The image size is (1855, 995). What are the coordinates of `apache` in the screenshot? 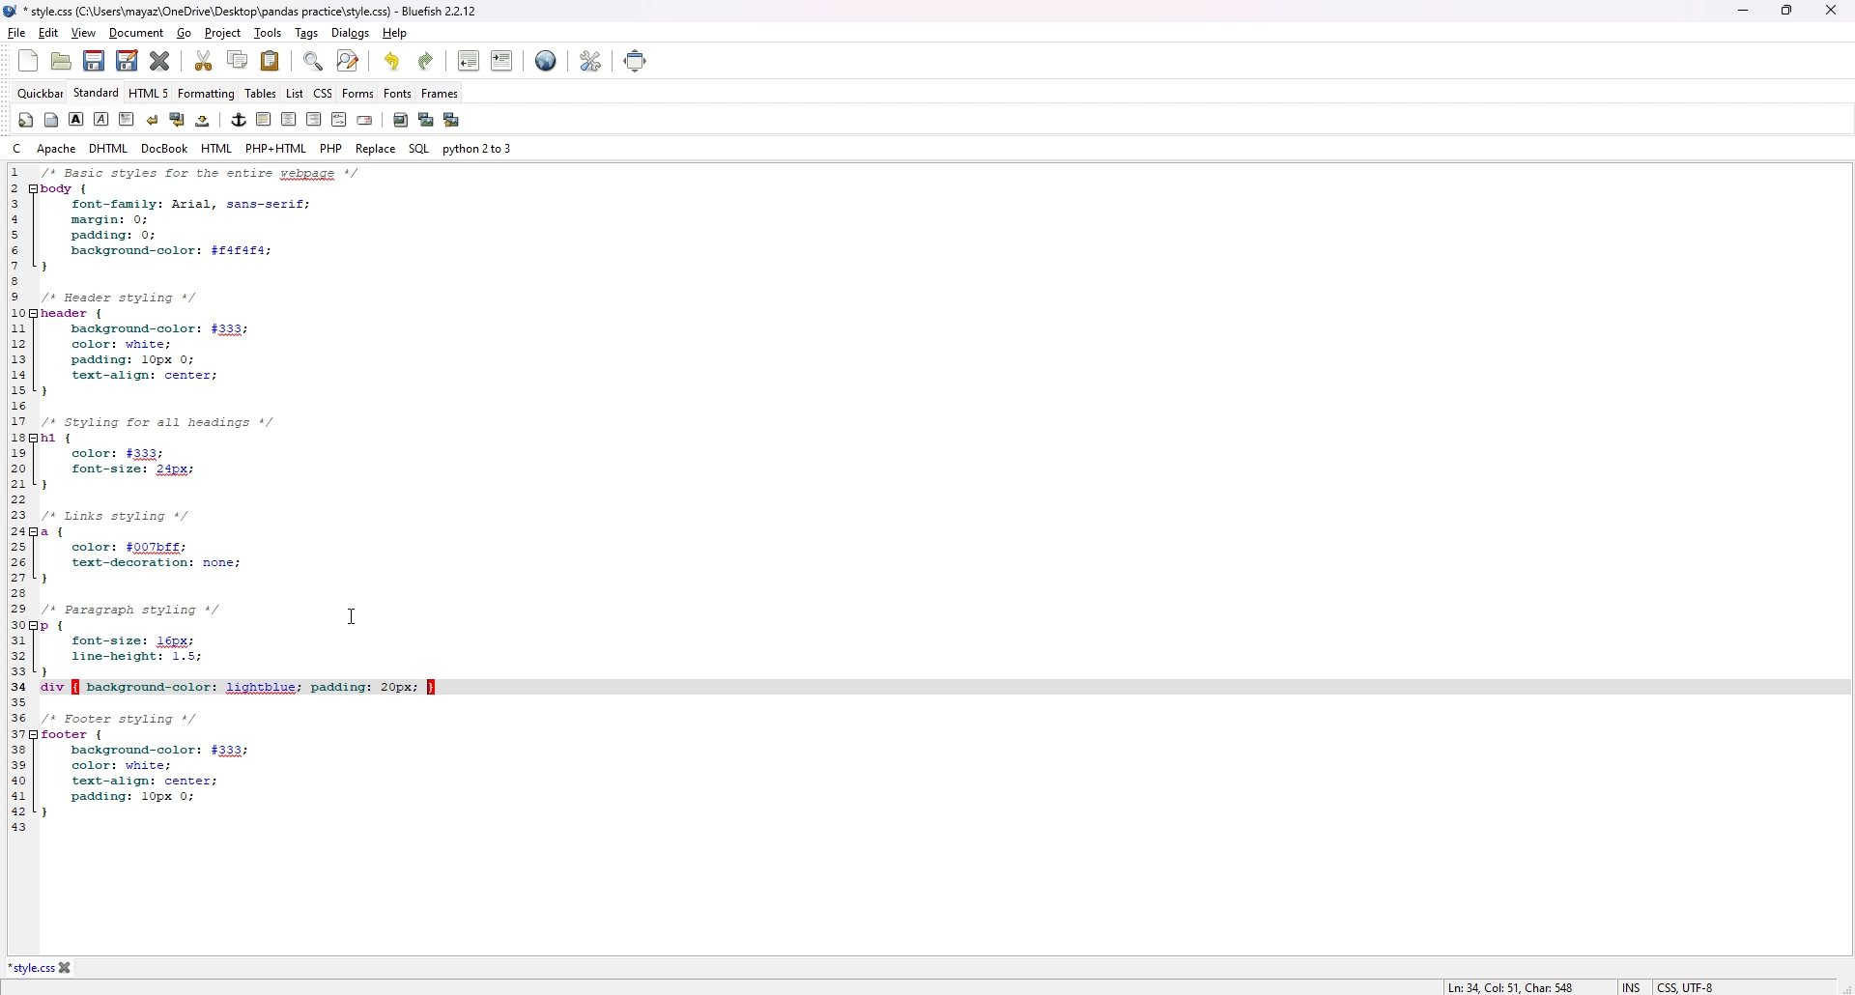 It's located at (57, 148).